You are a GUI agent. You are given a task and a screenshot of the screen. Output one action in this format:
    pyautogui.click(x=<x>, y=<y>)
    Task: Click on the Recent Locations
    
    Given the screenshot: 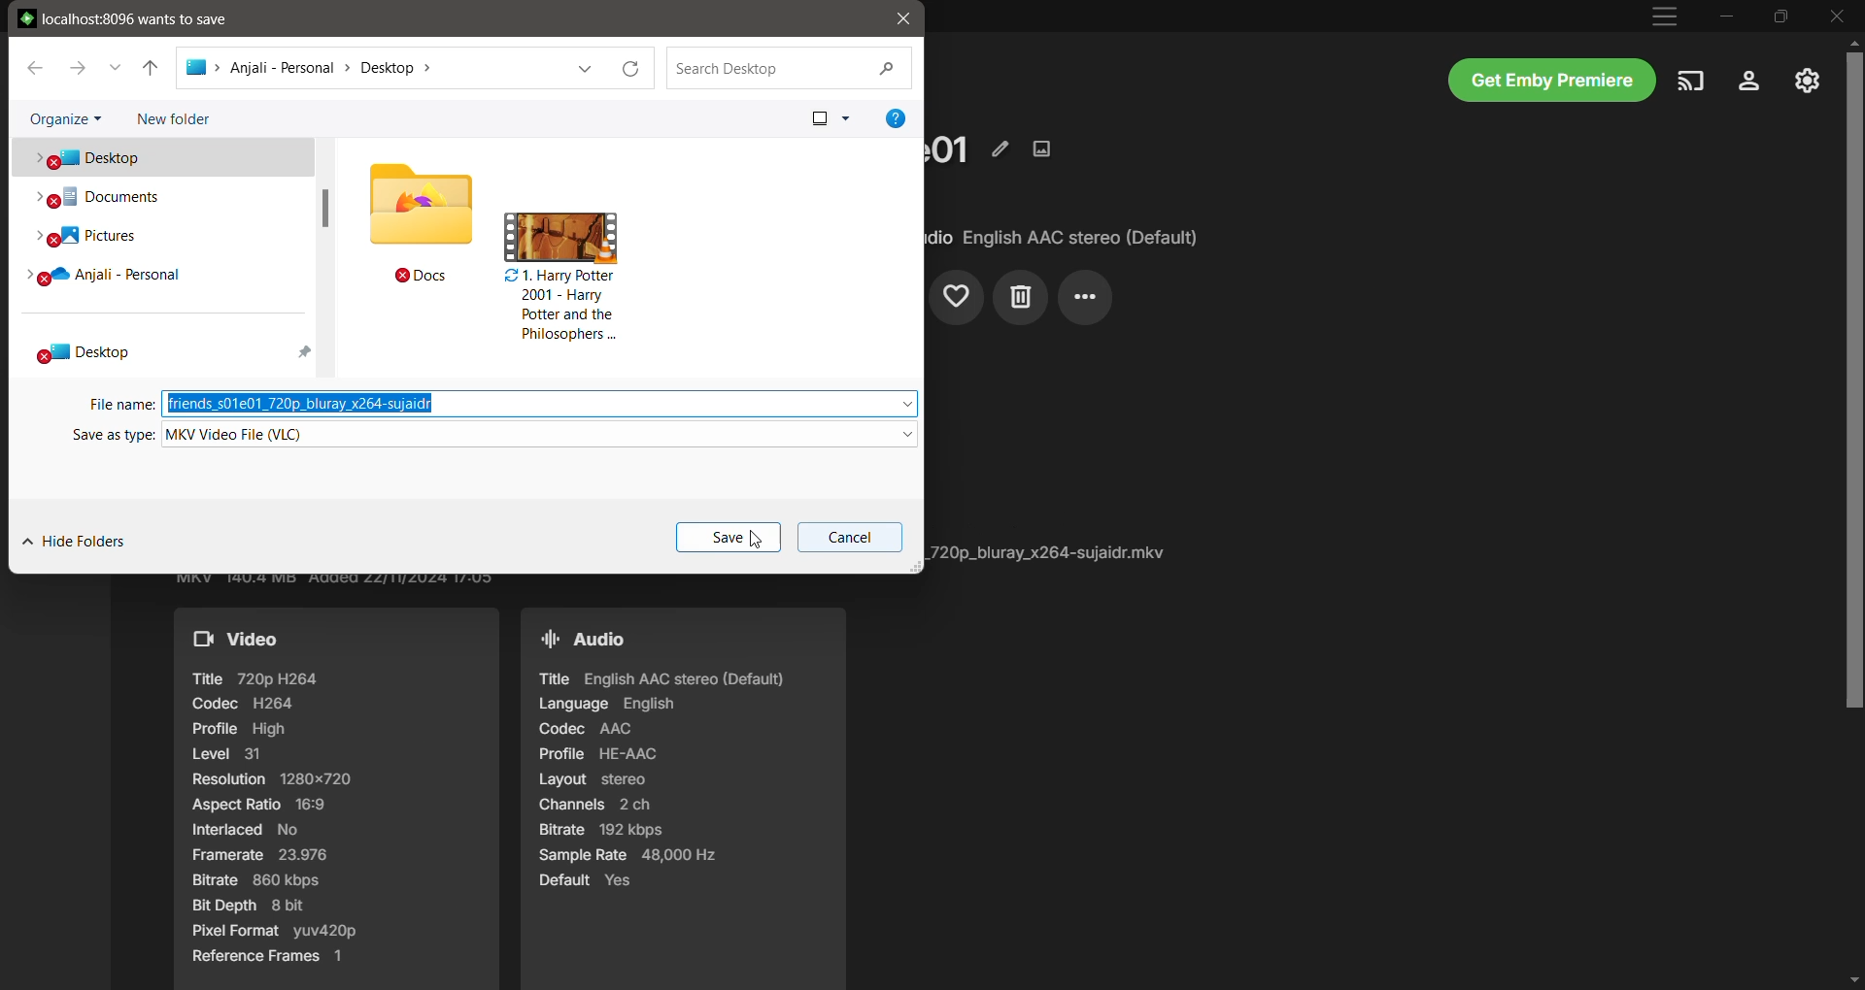 What is the action you would take?
    pyautogui.click(x=114, y=67)
    